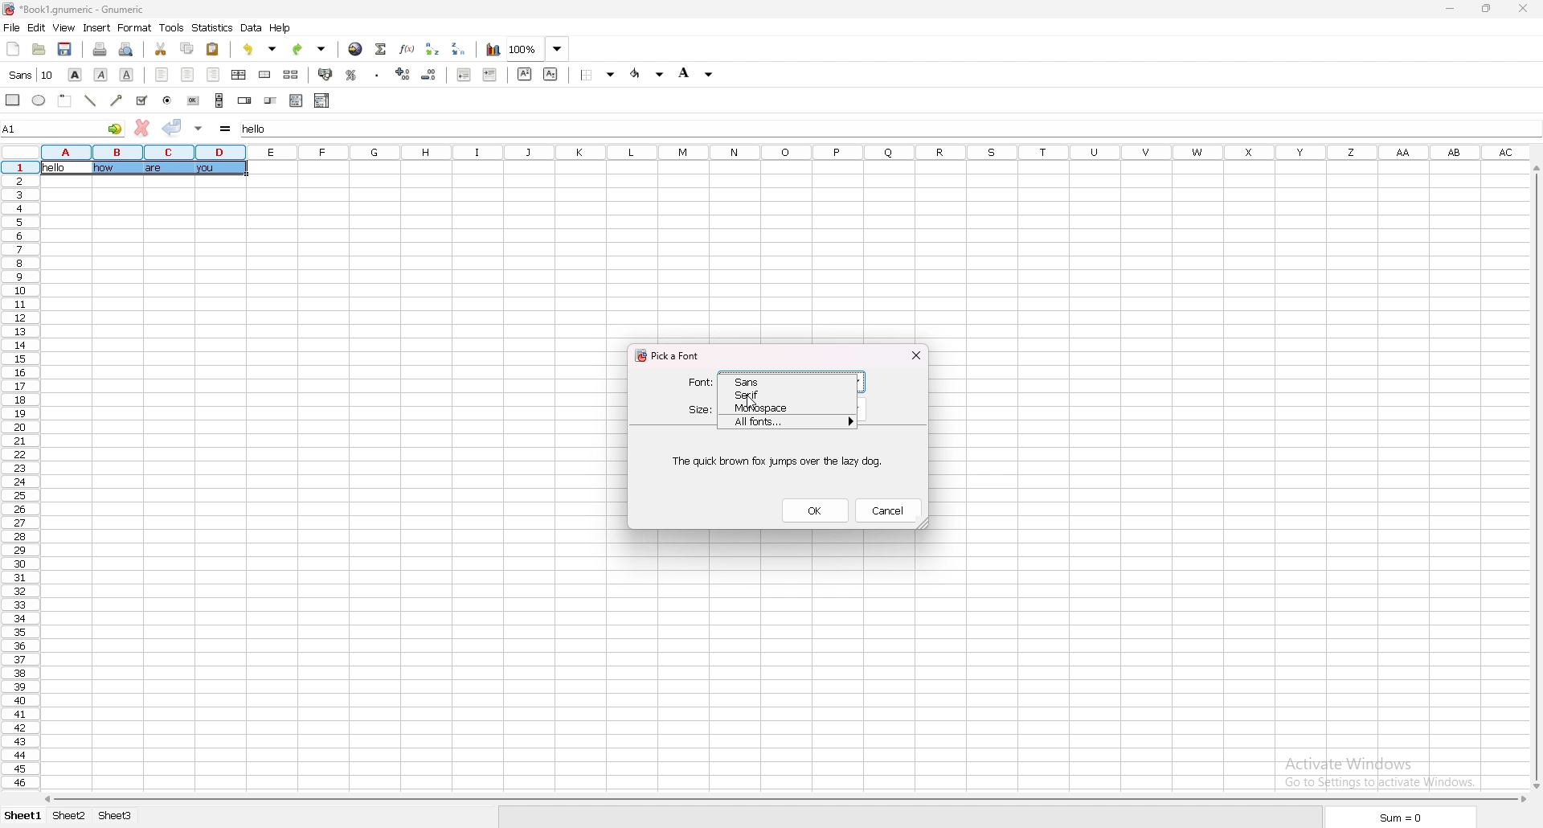  I want to click on bold, so click(75, 74).